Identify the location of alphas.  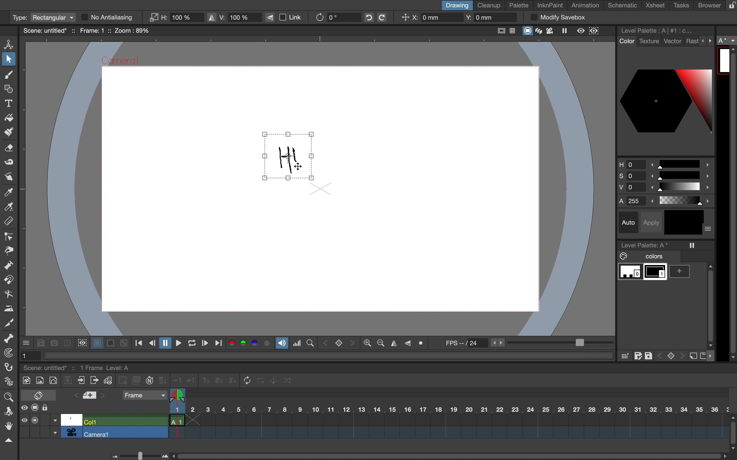
(666, 201).